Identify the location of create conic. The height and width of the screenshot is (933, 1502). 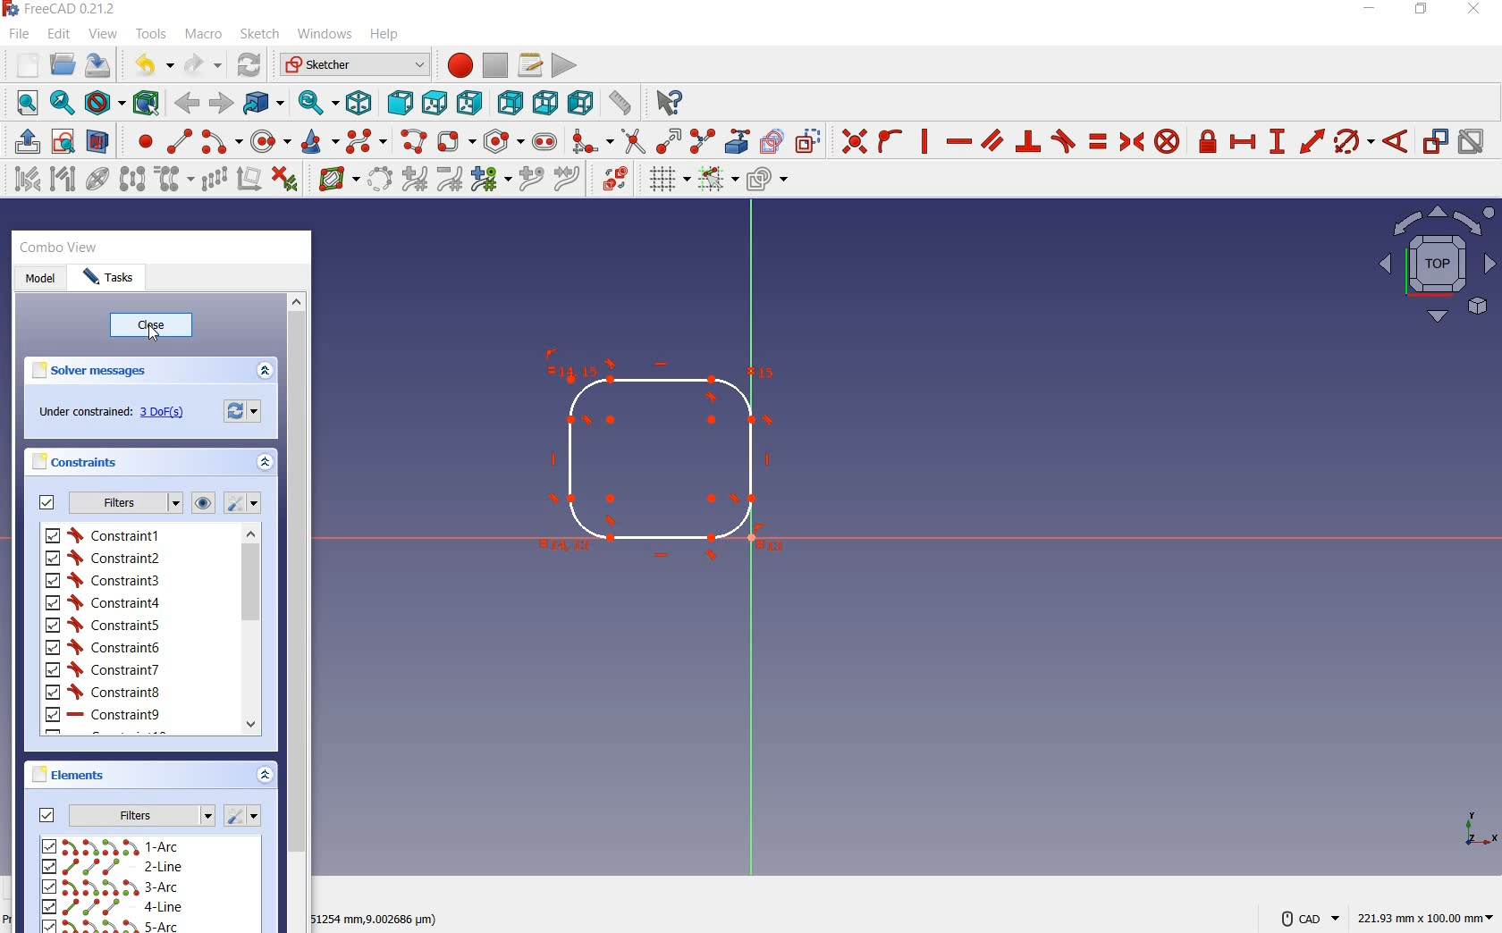
(321, 141).